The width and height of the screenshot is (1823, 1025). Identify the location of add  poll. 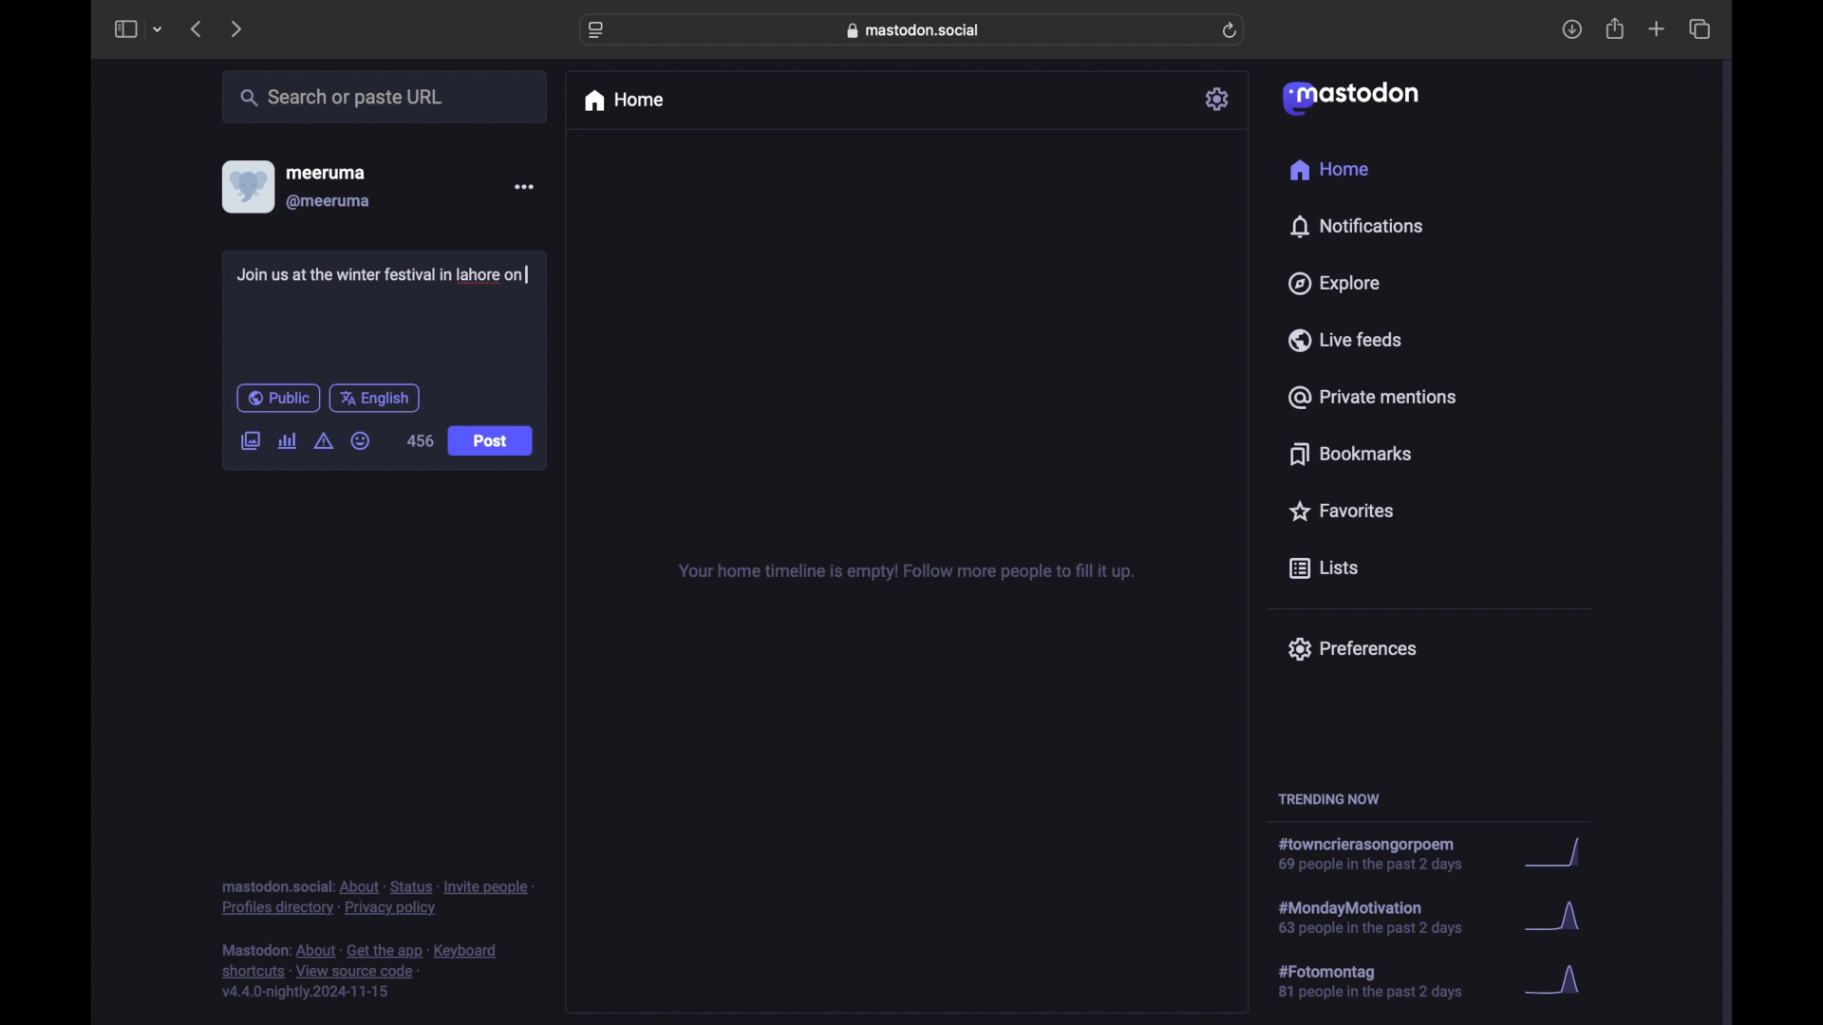
(287, 440).